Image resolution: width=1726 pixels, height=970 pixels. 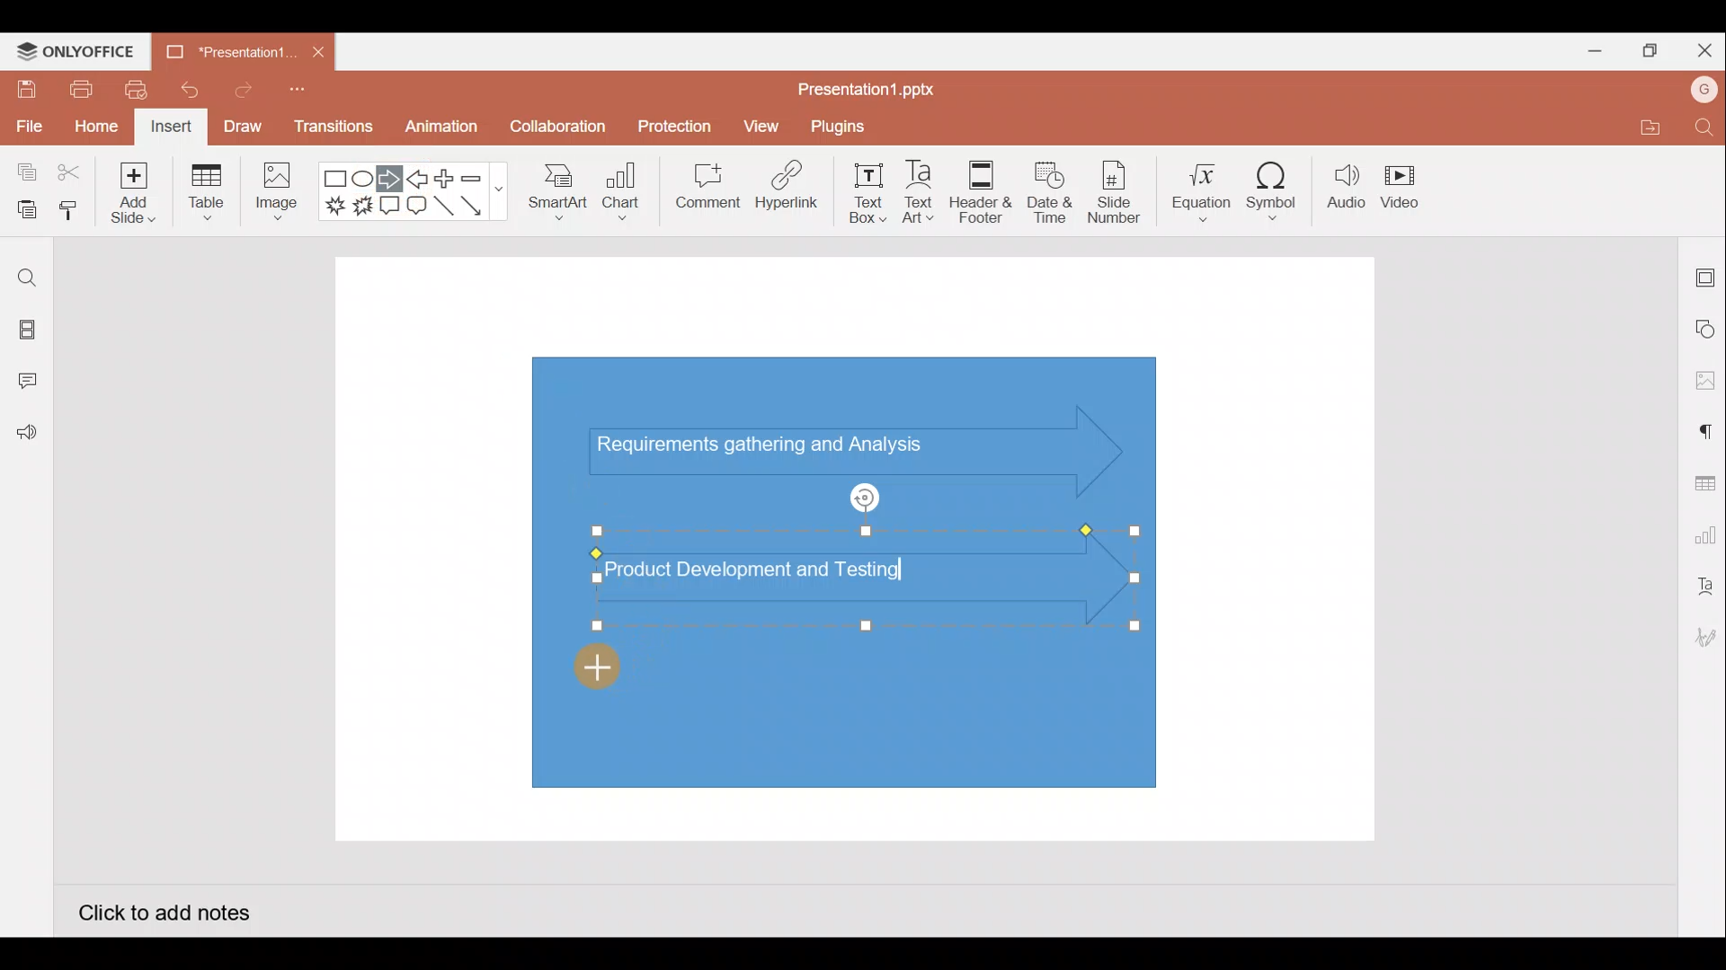 What do you see at coordinates (869, 193) in the screenshot?
I see `Text box` at bounding box center [869, 193].